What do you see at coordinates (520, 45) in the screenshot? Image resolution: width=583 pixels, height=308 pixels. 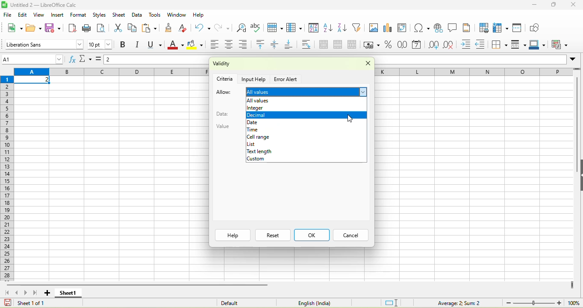 I see `border style` at bounding box center [520, 45].